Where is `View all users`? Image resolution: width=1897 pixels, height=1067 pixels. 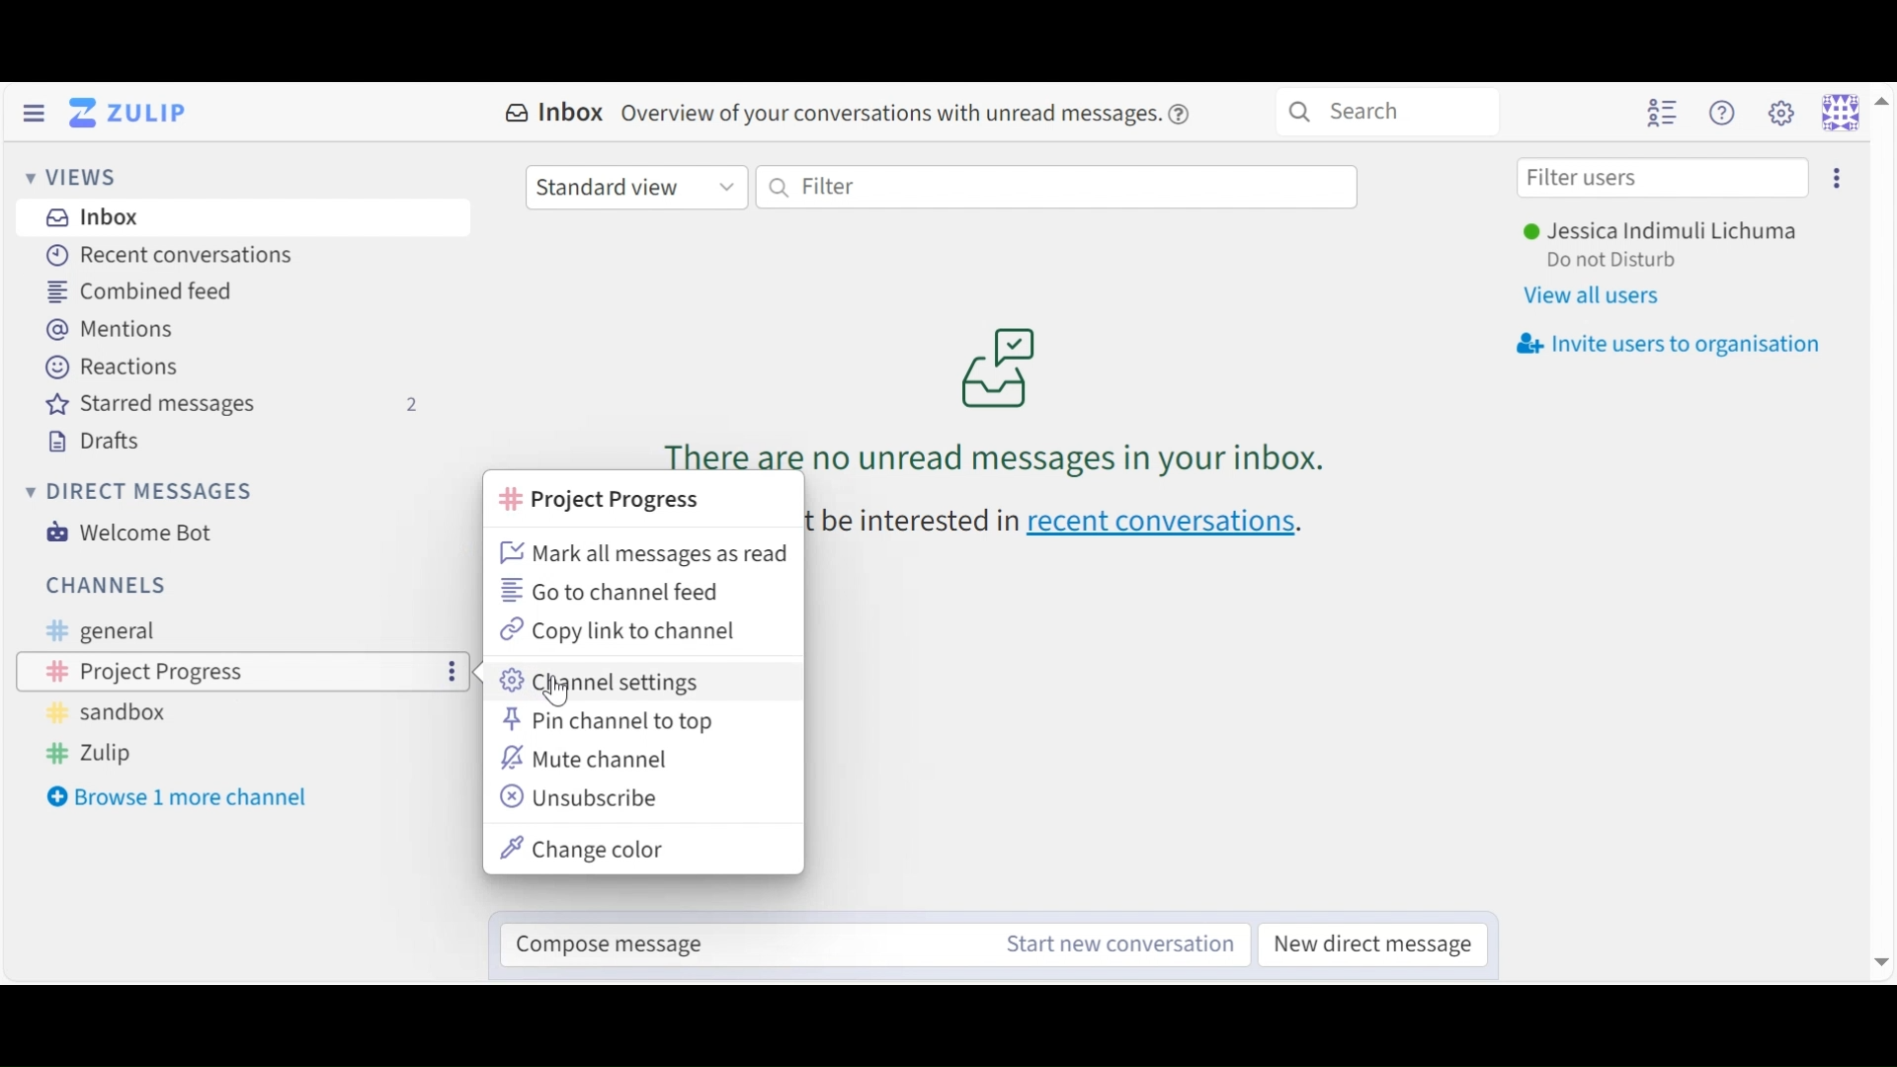 View all users is located at coordinates (1600, 298).